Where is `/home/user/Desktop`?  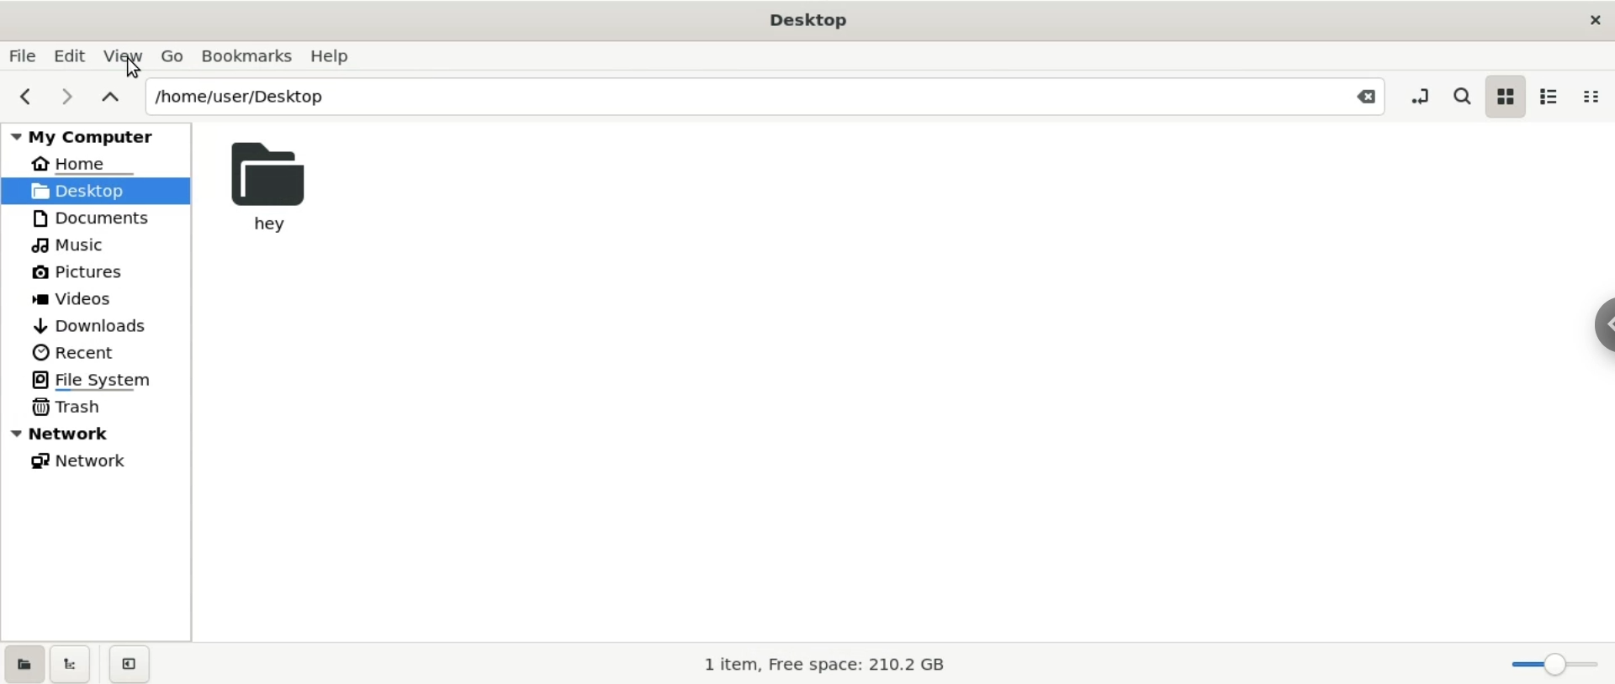
/home/user/Desktop is located at coordinates (728, 97).